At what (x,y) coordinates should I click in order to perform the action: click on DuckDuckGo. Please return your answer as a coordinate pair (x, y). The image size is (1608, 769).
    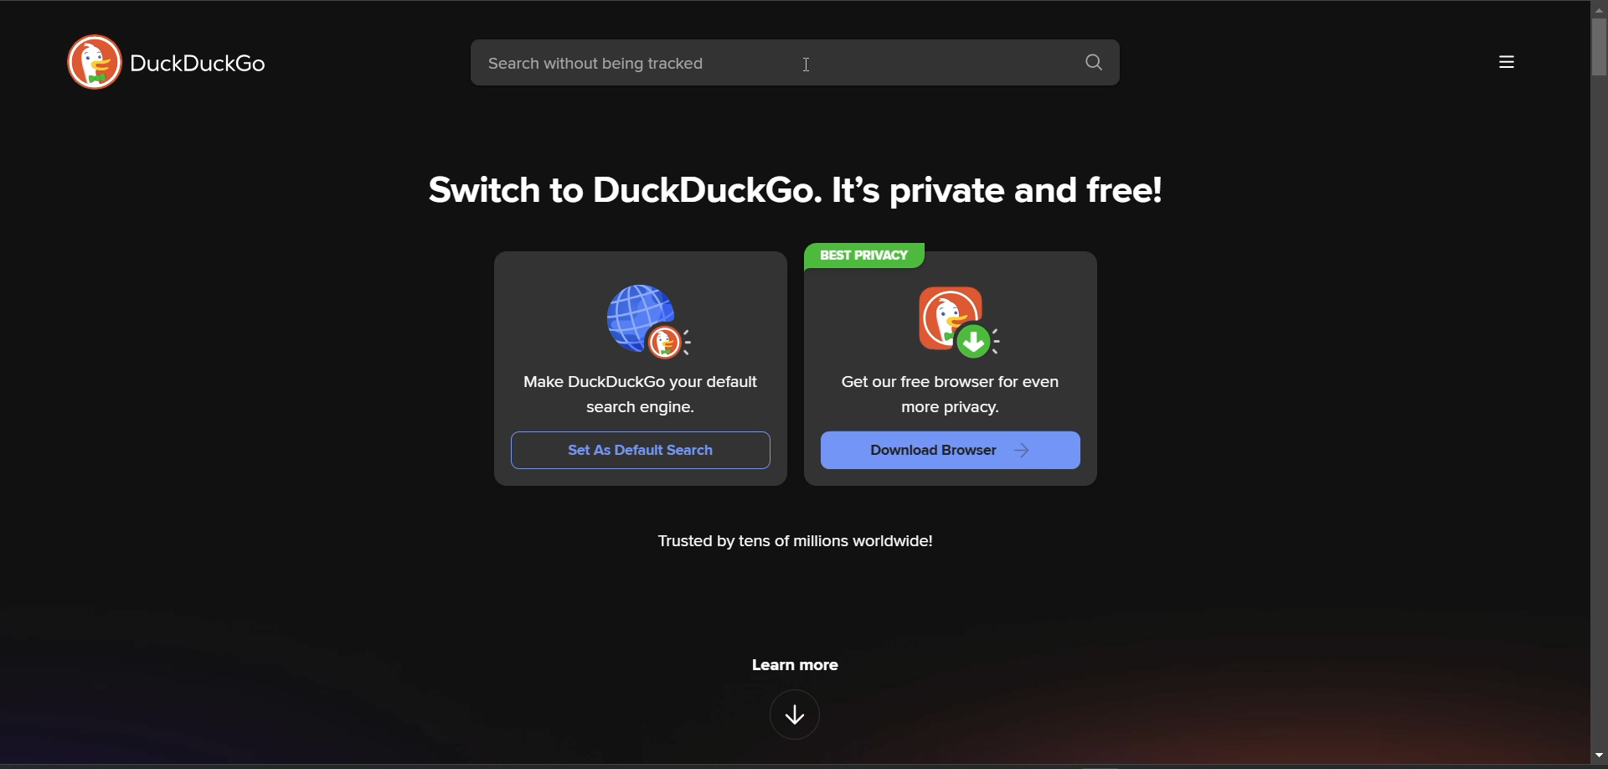
    Looking at the image, I should click on (200, 66).